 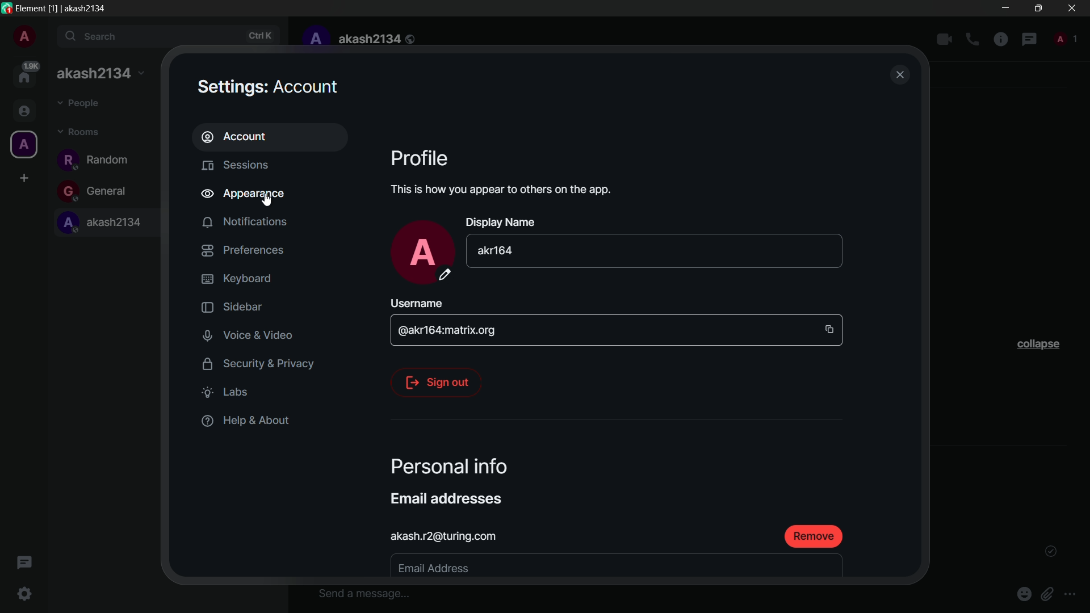 I want to click on collapse, so click(x=1037, y=344).